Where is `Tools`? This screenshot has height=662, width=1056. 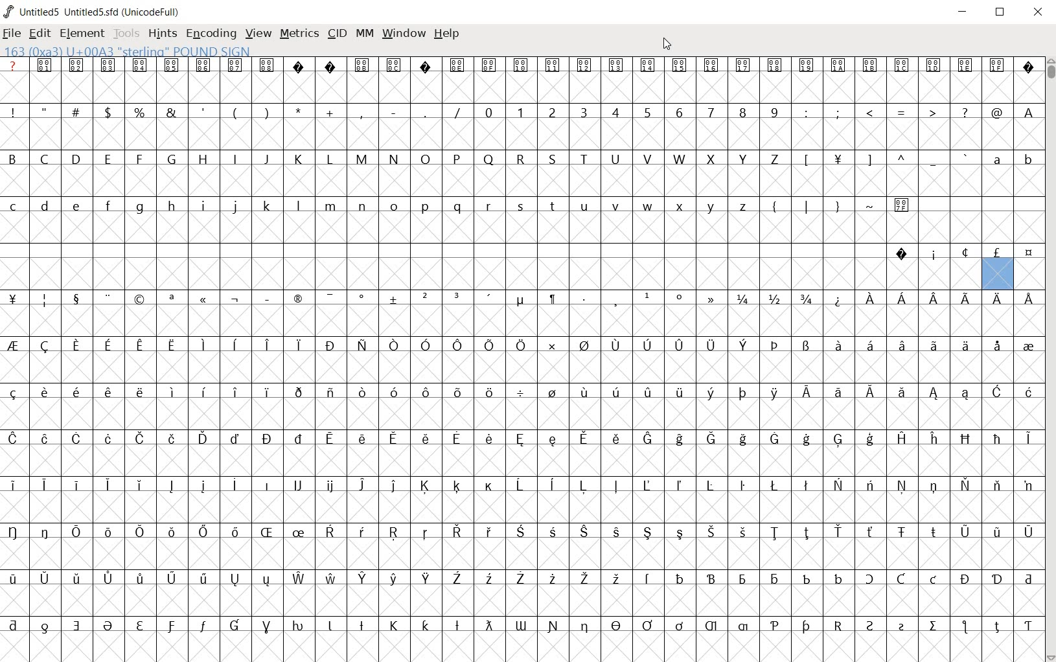
Tools is located at coordinates (126, 34).